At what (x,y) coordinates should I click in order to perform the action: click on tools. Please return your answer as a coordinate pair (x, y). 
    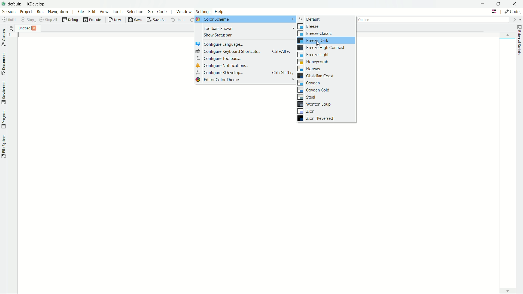
    Looking at the image, I should click on (118, 12).